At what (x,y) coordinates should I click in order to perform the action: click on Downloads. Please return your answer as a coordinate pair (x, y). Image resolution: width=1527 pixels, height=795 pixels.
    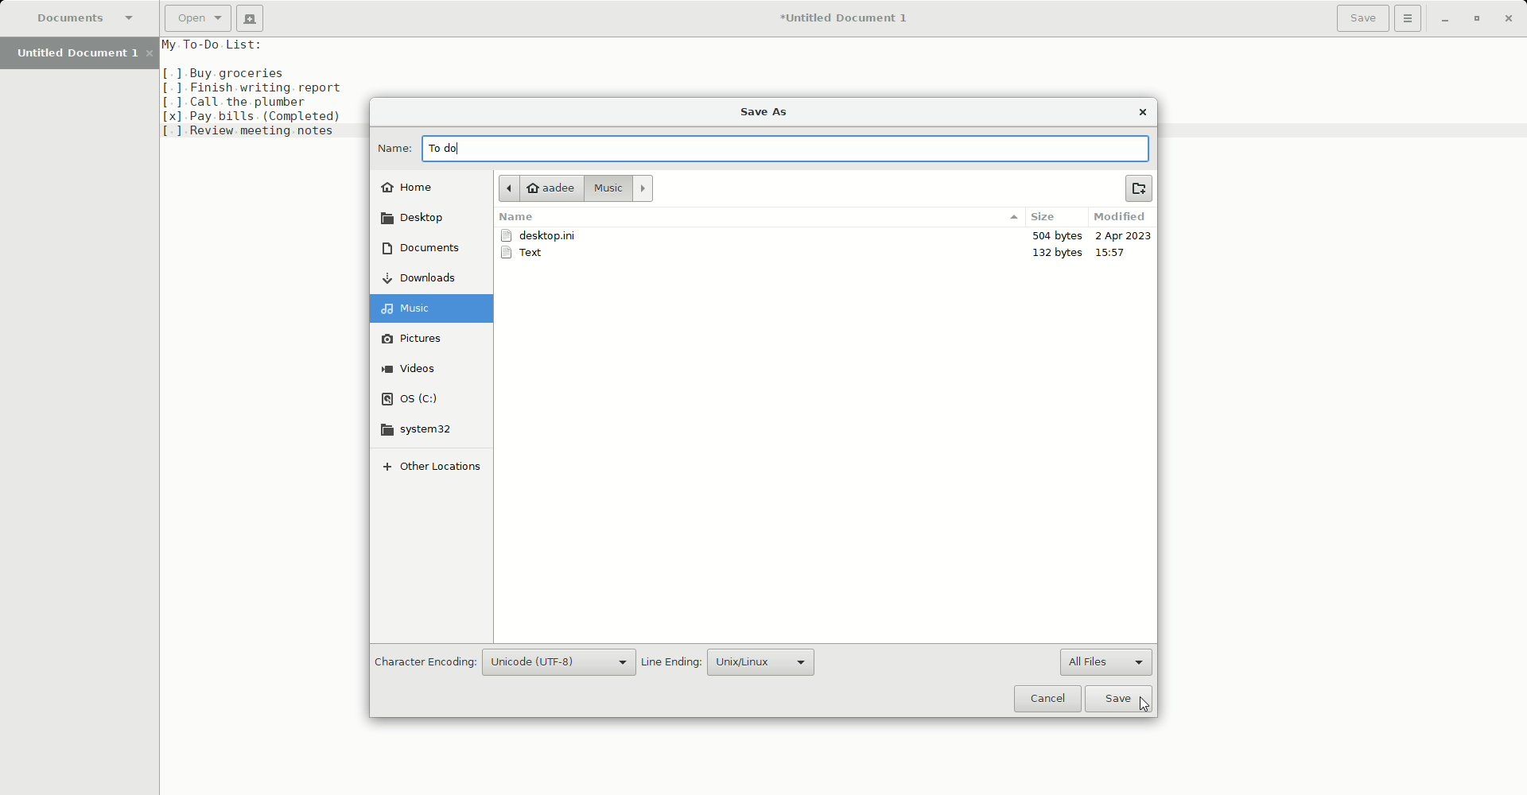
    Looking at the image, I should click on (429, 277).